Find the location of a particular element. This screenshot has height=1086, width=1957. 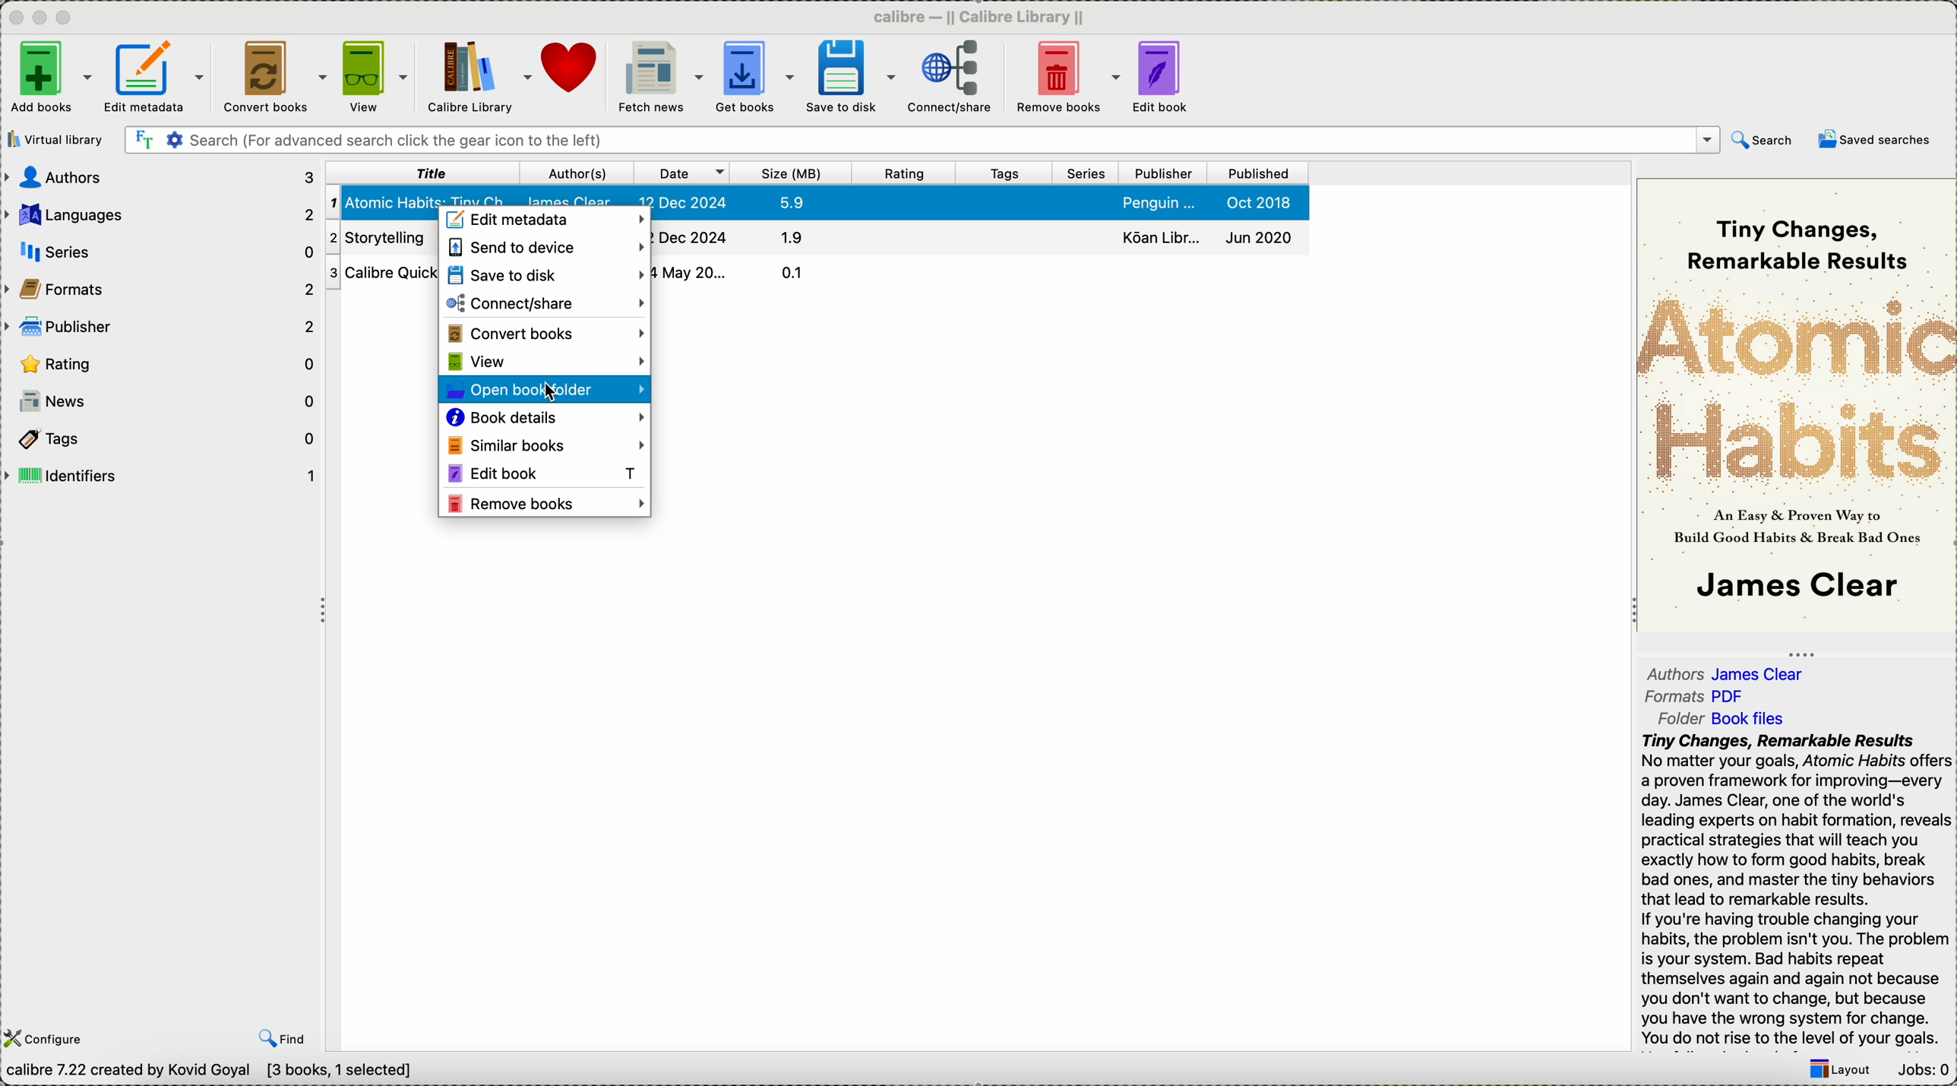

date is located at coordinates (682, 173).